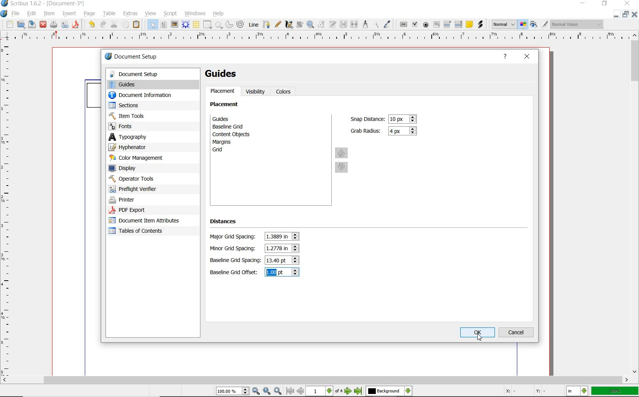 The height and width of the screenshot is (397, 639). What do you see at coordinates (229, 25) in the screenshot?
I see `arc` at bounding box center [229, 25].